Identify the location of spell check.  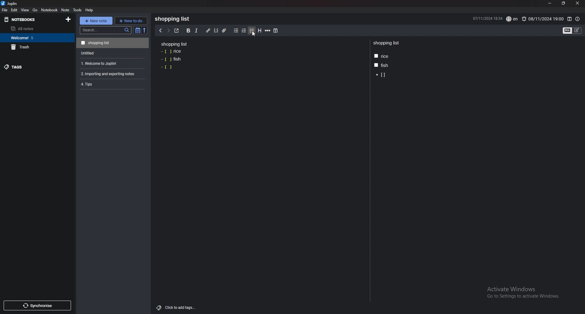
(512, 19).